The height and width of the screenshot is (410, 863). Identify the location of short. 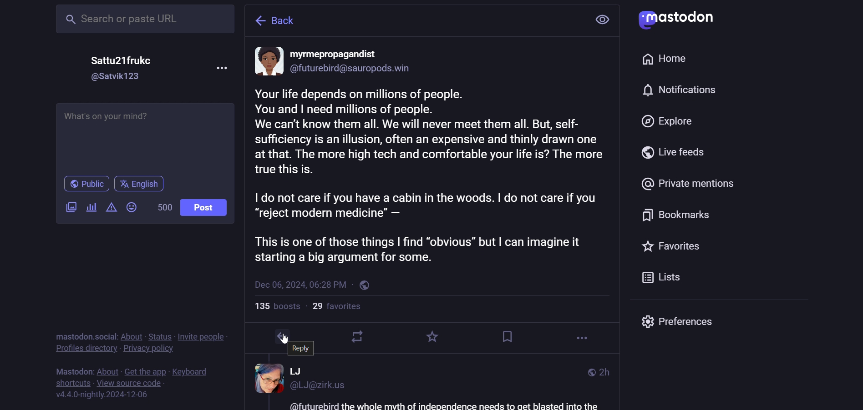
(72, 383).